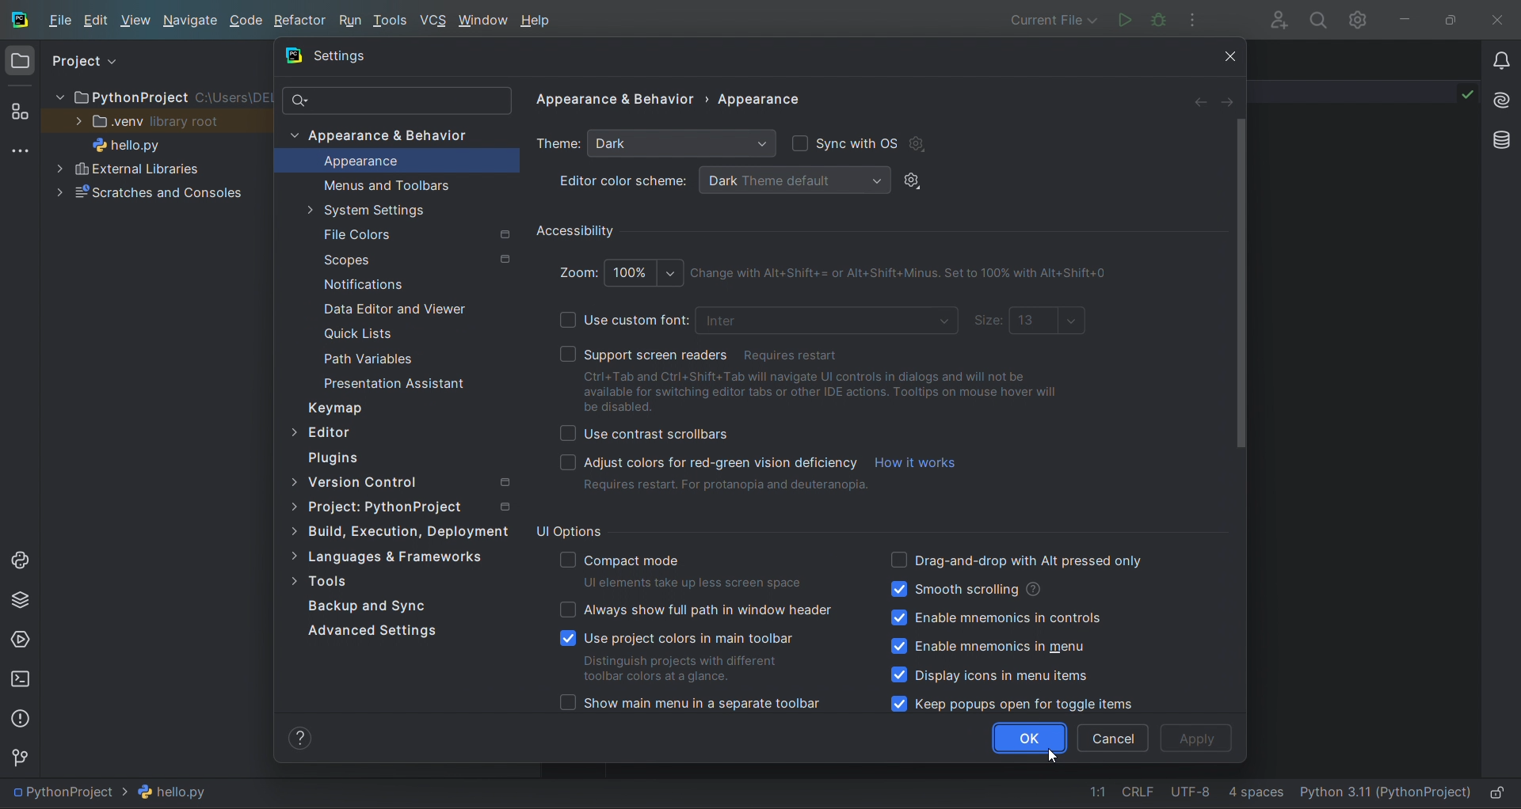 The width and height of the screenshot is (1521, 809). What do you see at coordinates (20, 59) in the screenshot?
I see `project window` at bounding box center [20, 59].